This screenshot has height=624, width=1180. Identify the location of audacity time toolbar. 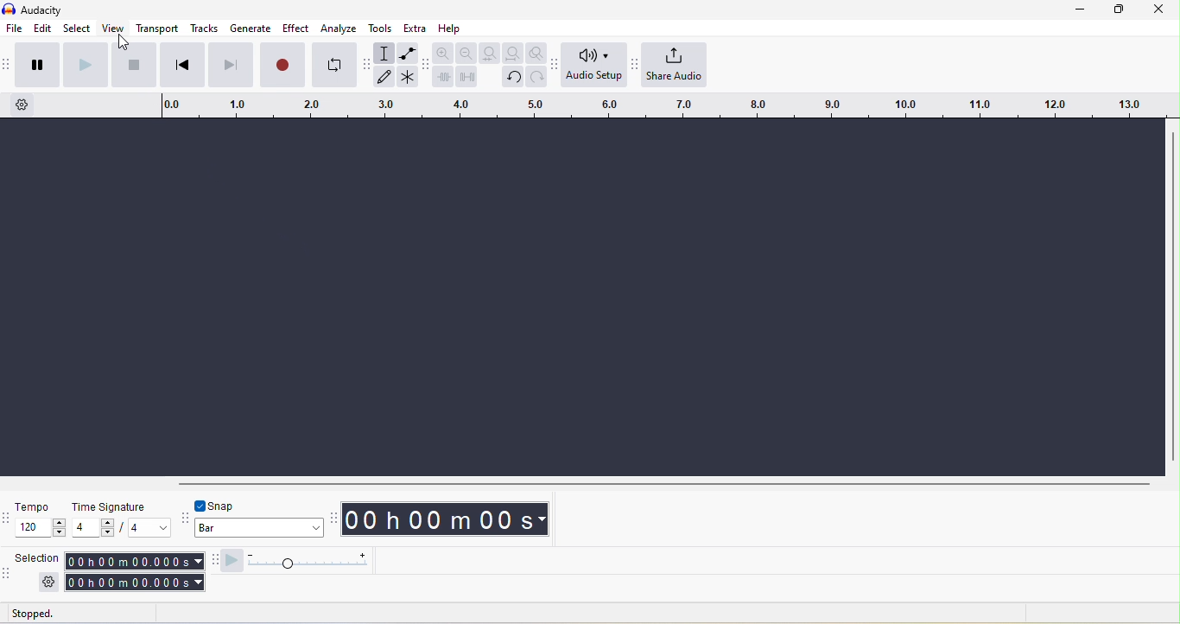
(332, 520).